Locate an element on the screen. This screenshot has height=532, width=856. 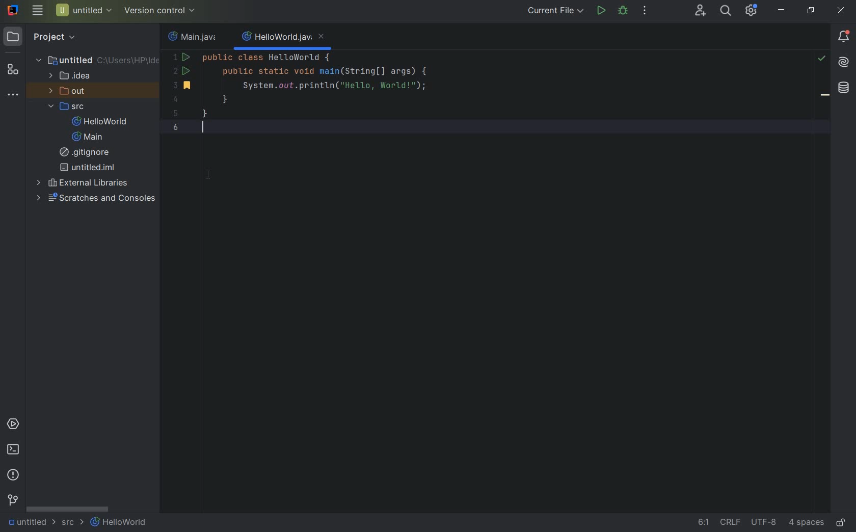
scratches and consoles is located at coordinates (98, 198).